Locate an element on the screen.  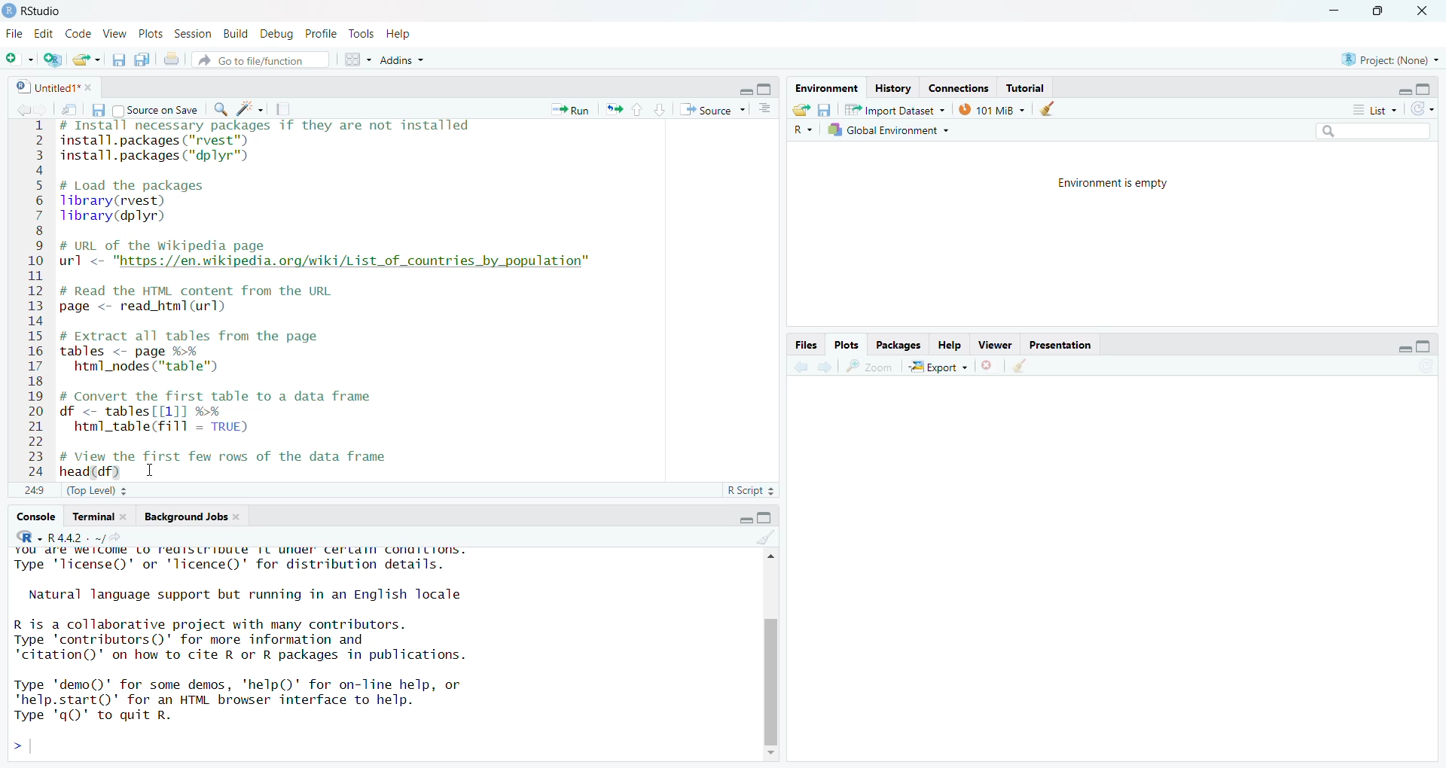
History is located at coordinates (893, 90).